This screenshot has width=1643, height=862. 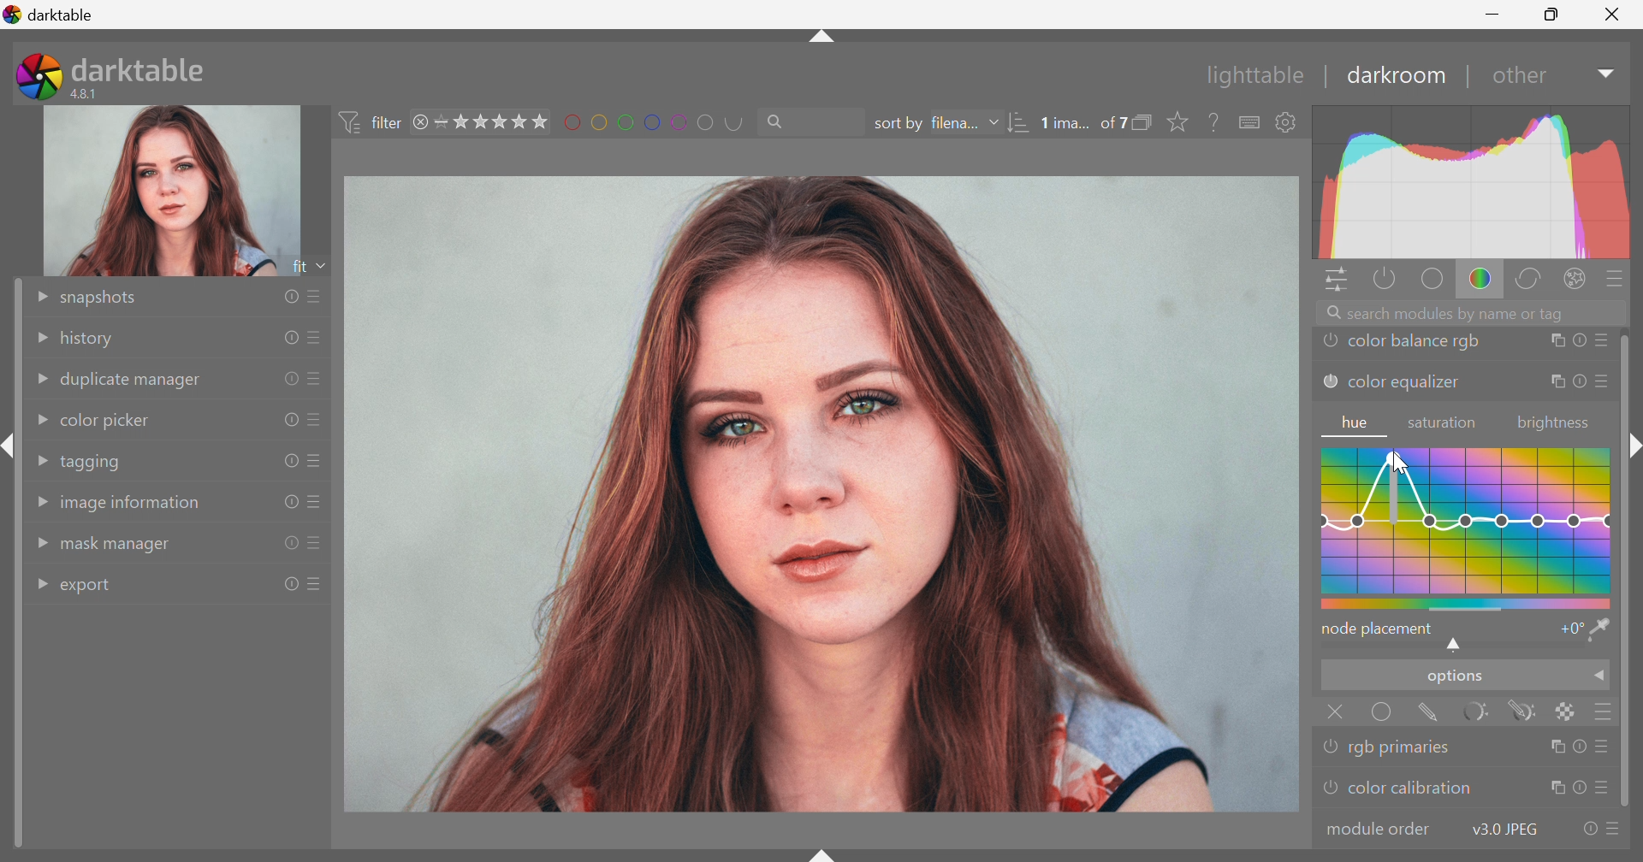 What do you see at coordinates (1601, 382) in the screenshot?
I see `presets` at bounding box center [1601, 382].